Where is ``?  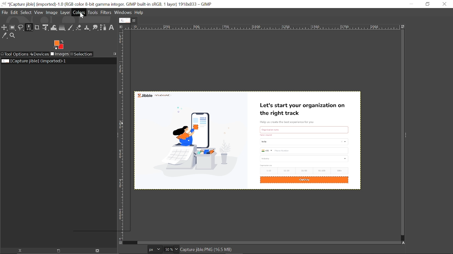  is located at coordinates (93, 13).